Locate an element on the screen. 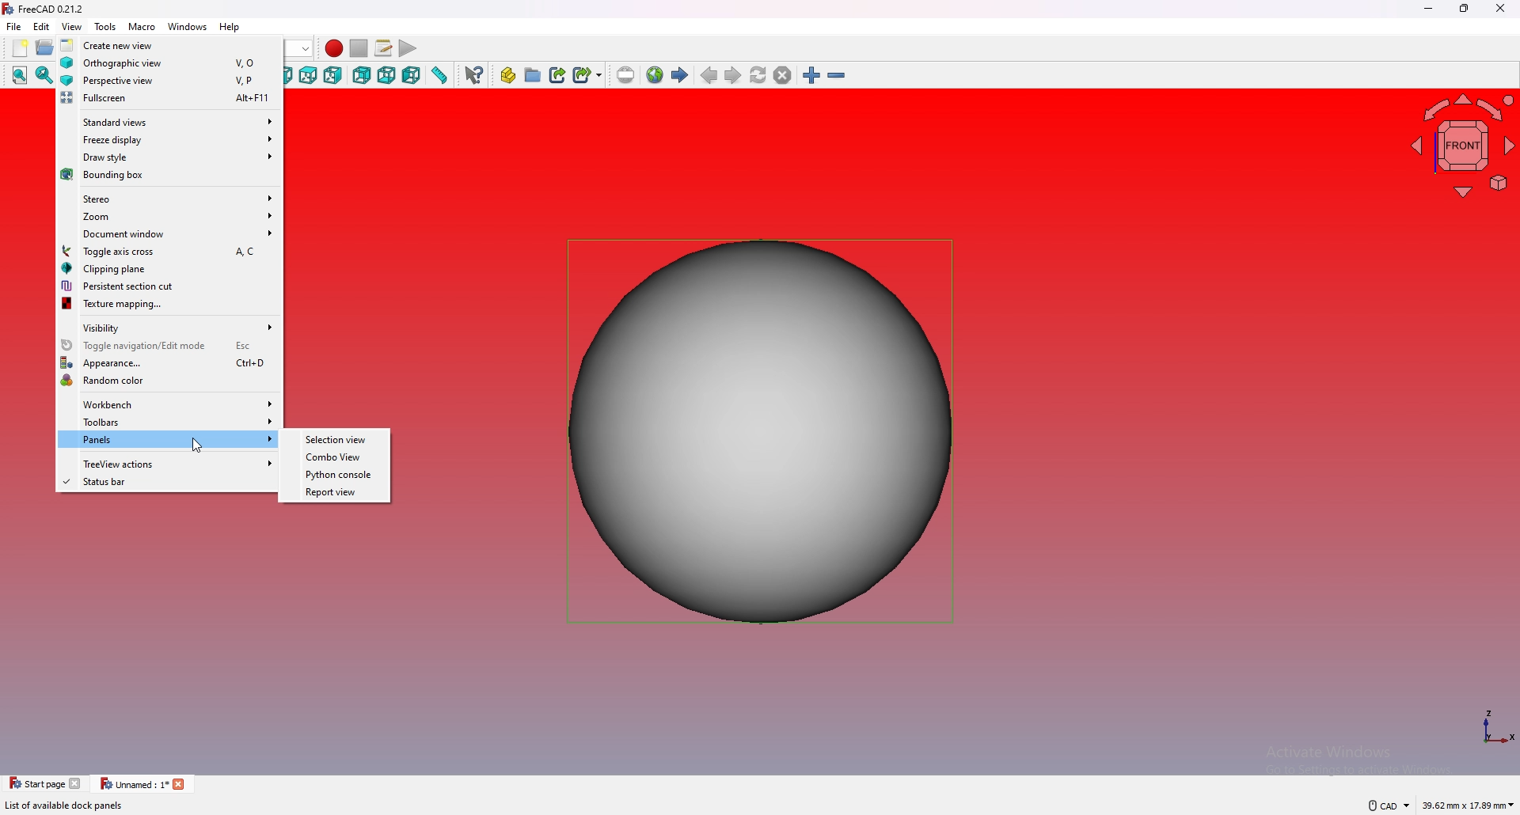 Image resolution: width=1520 pixels, height=815 pixels. previous page is located at coordinates (709, 76).